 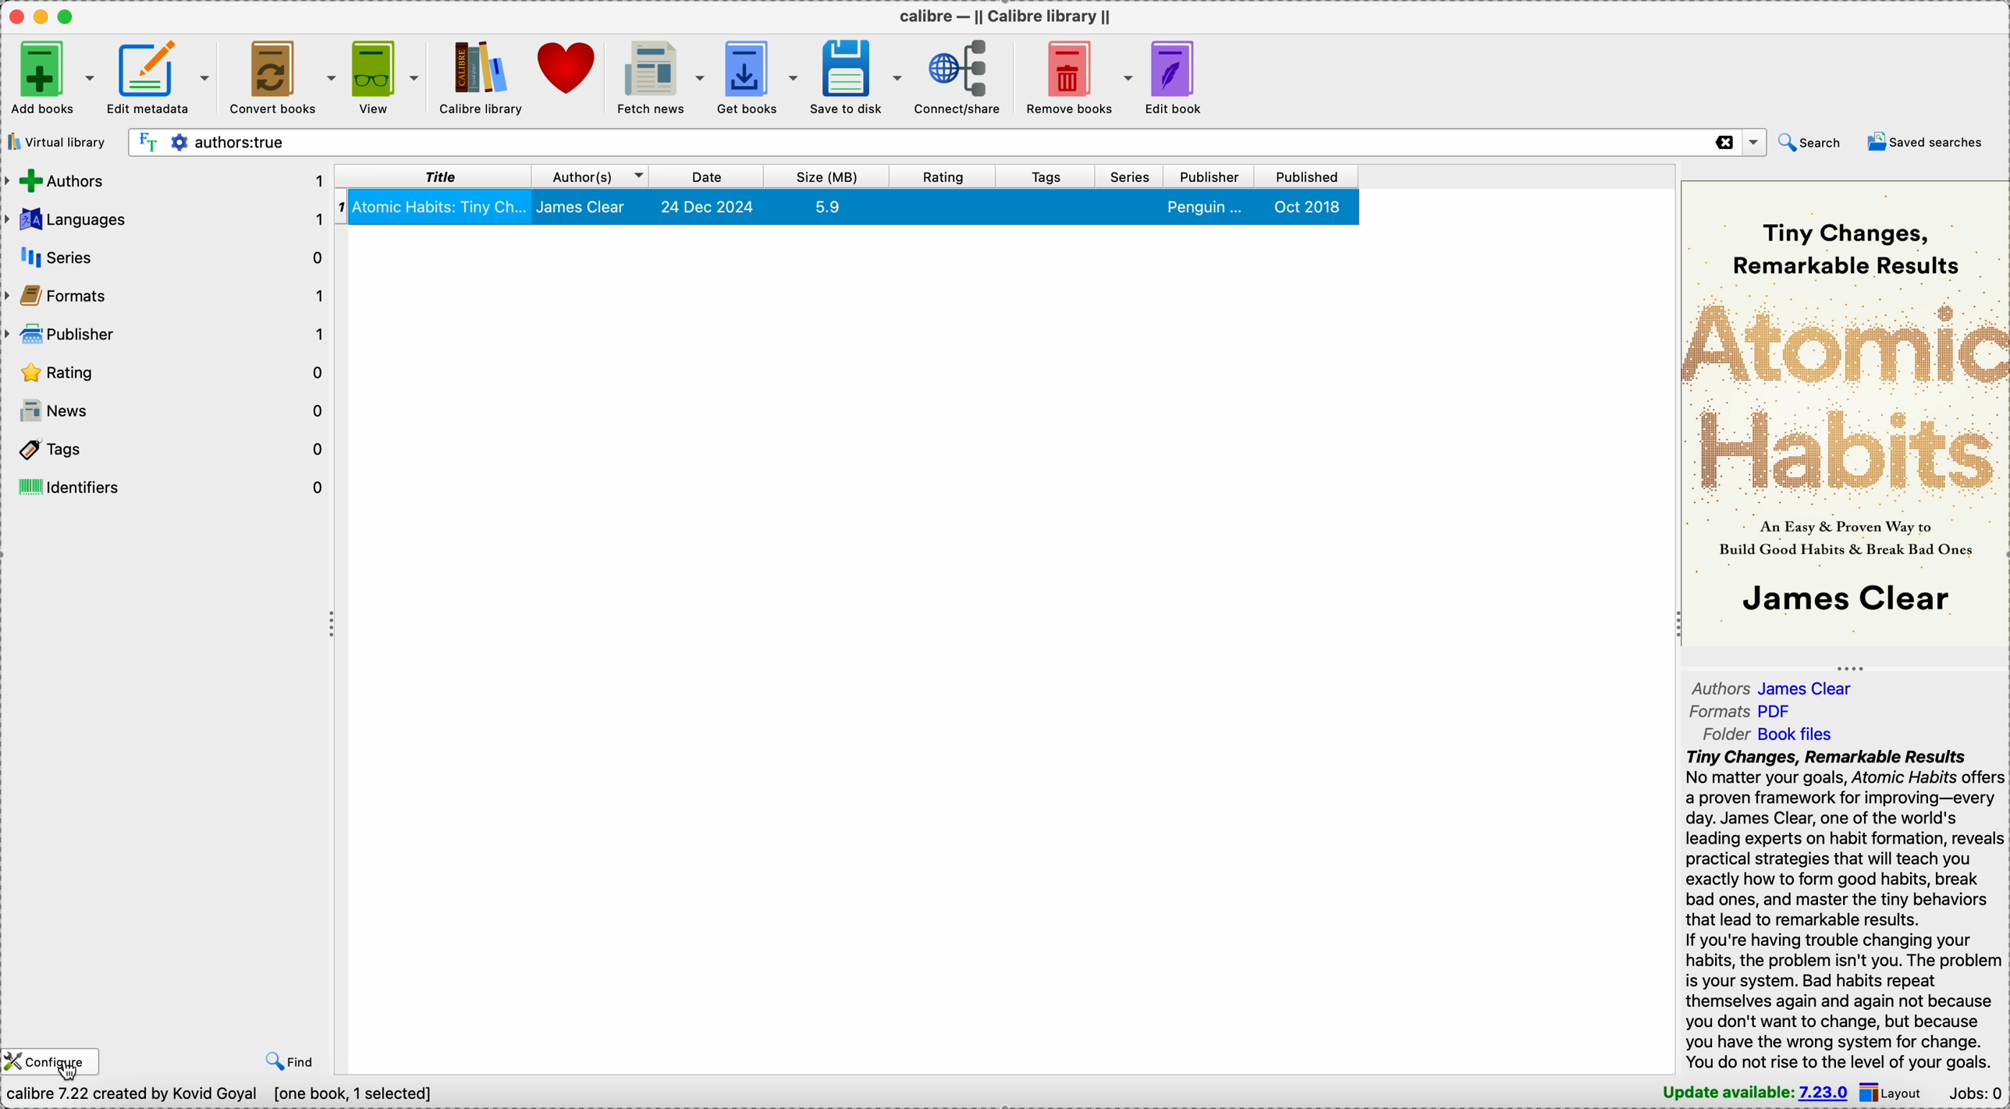 I want to click on penguin..., so click(x=1208, y=207).